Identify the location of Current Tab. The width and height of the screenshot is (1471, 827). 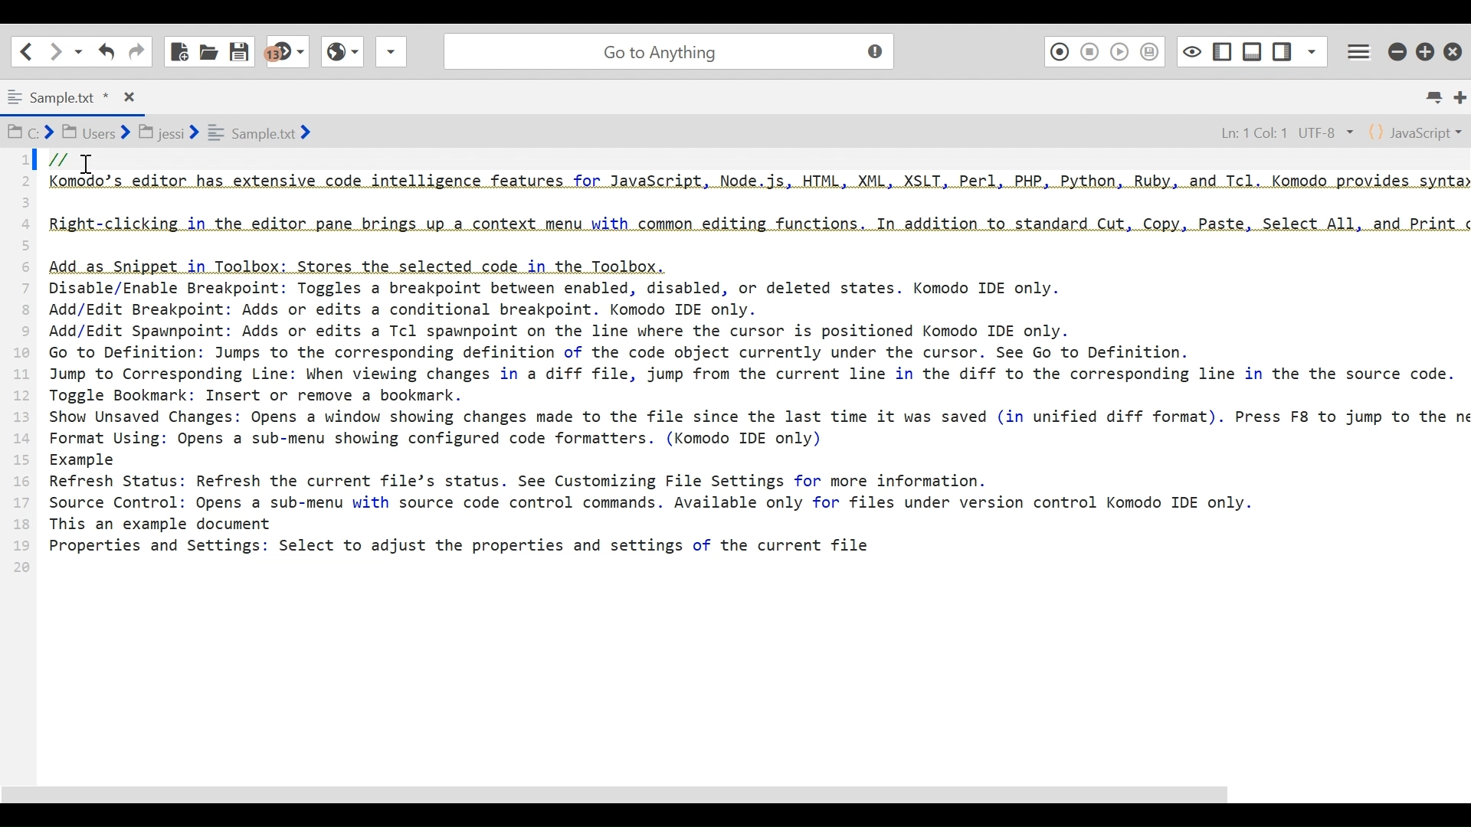
(69, 95).